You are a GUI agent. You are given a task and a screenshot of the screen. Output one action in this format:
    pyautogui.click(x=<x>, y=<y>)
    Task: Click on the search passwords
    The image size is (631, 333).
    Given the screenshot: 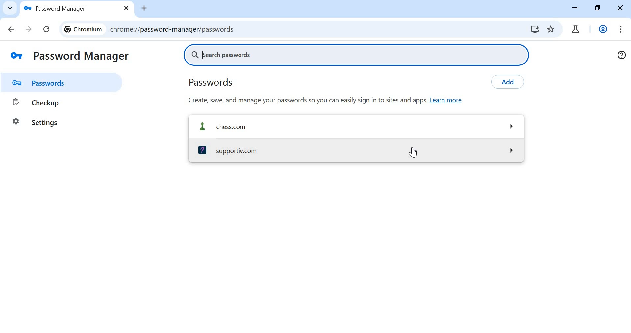 What is the action you would take?
    pyautogui.click(x=360, y=55)
    